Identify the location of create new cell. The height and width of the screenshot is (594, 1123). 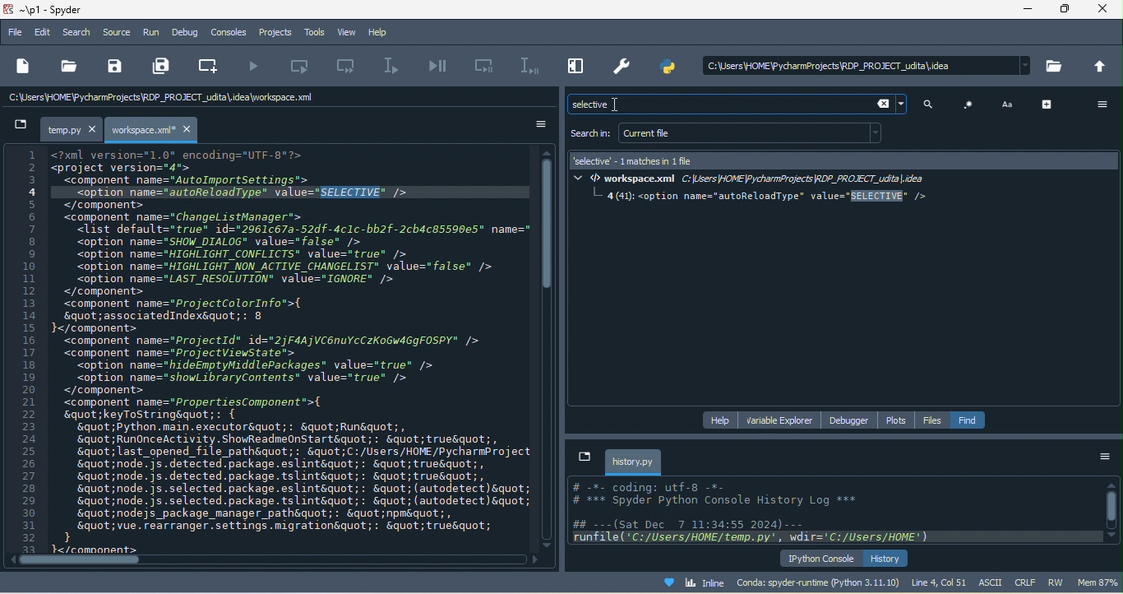
(212, 64).